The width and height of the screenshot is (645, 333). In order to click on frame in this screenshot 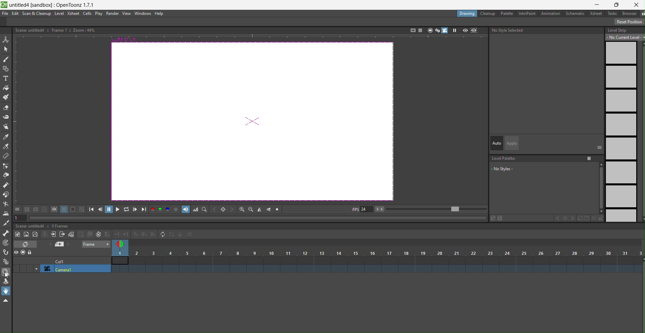, I will do `click(95, 244)`.